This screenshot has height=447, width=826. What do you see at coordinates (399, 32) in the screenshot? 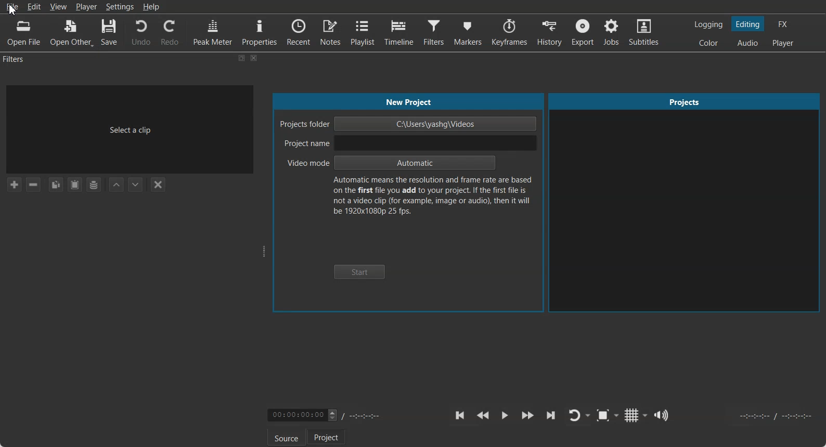
I see `Timeline` at bounding box center [399, 32].